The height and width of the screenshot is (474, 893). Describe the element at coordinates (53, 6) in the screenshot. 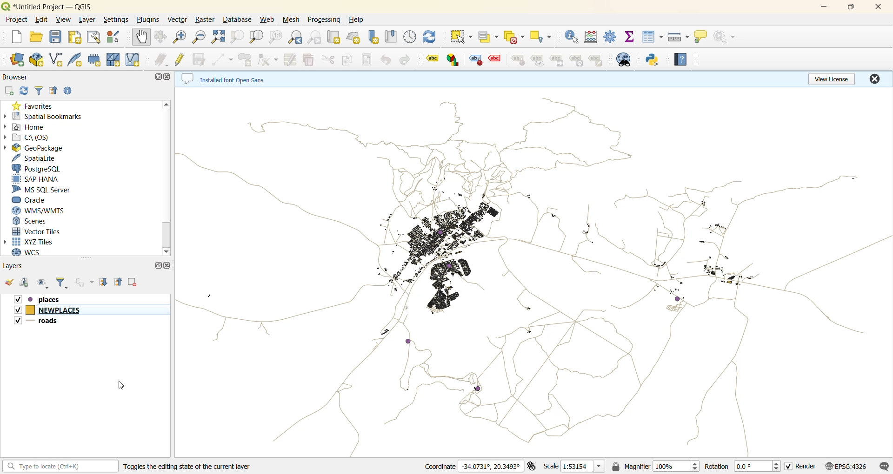

I see `file name and app name` at that location.